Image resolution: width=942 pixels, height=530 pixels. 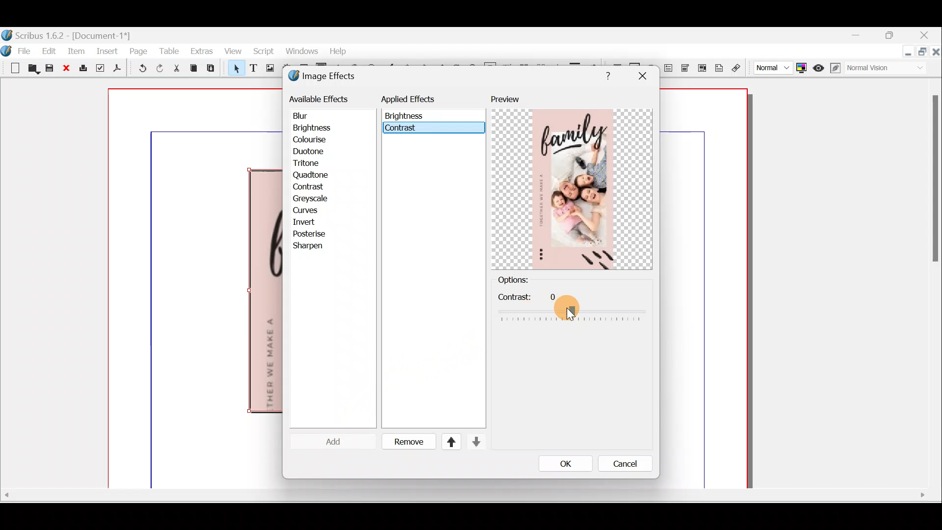 What do you see at coordinates (196, 289) in the screenshot?
I see `Canvas` at bounding box center [196, 289].